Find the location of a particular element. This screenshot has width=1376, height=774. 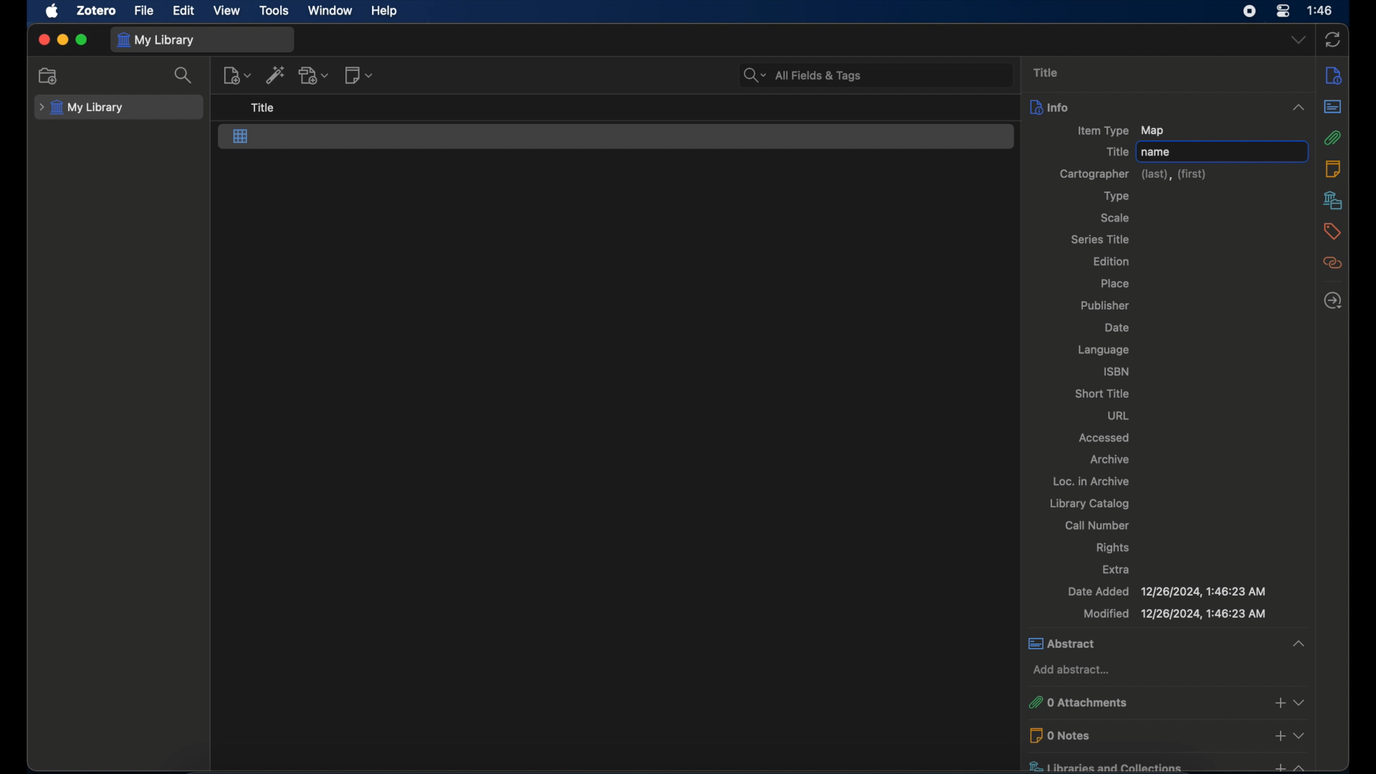

libraries is located at coordinates (1334, 200).